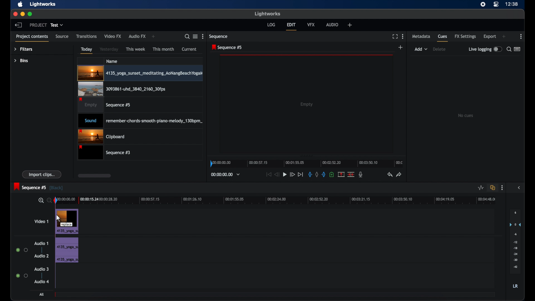 Image resolution: width=535 pixels, height=301 pixels. What do you see at coordinates (493, 188) in the screenshot?
I see `toggle auto track synd` at bounding box center [493, 188].